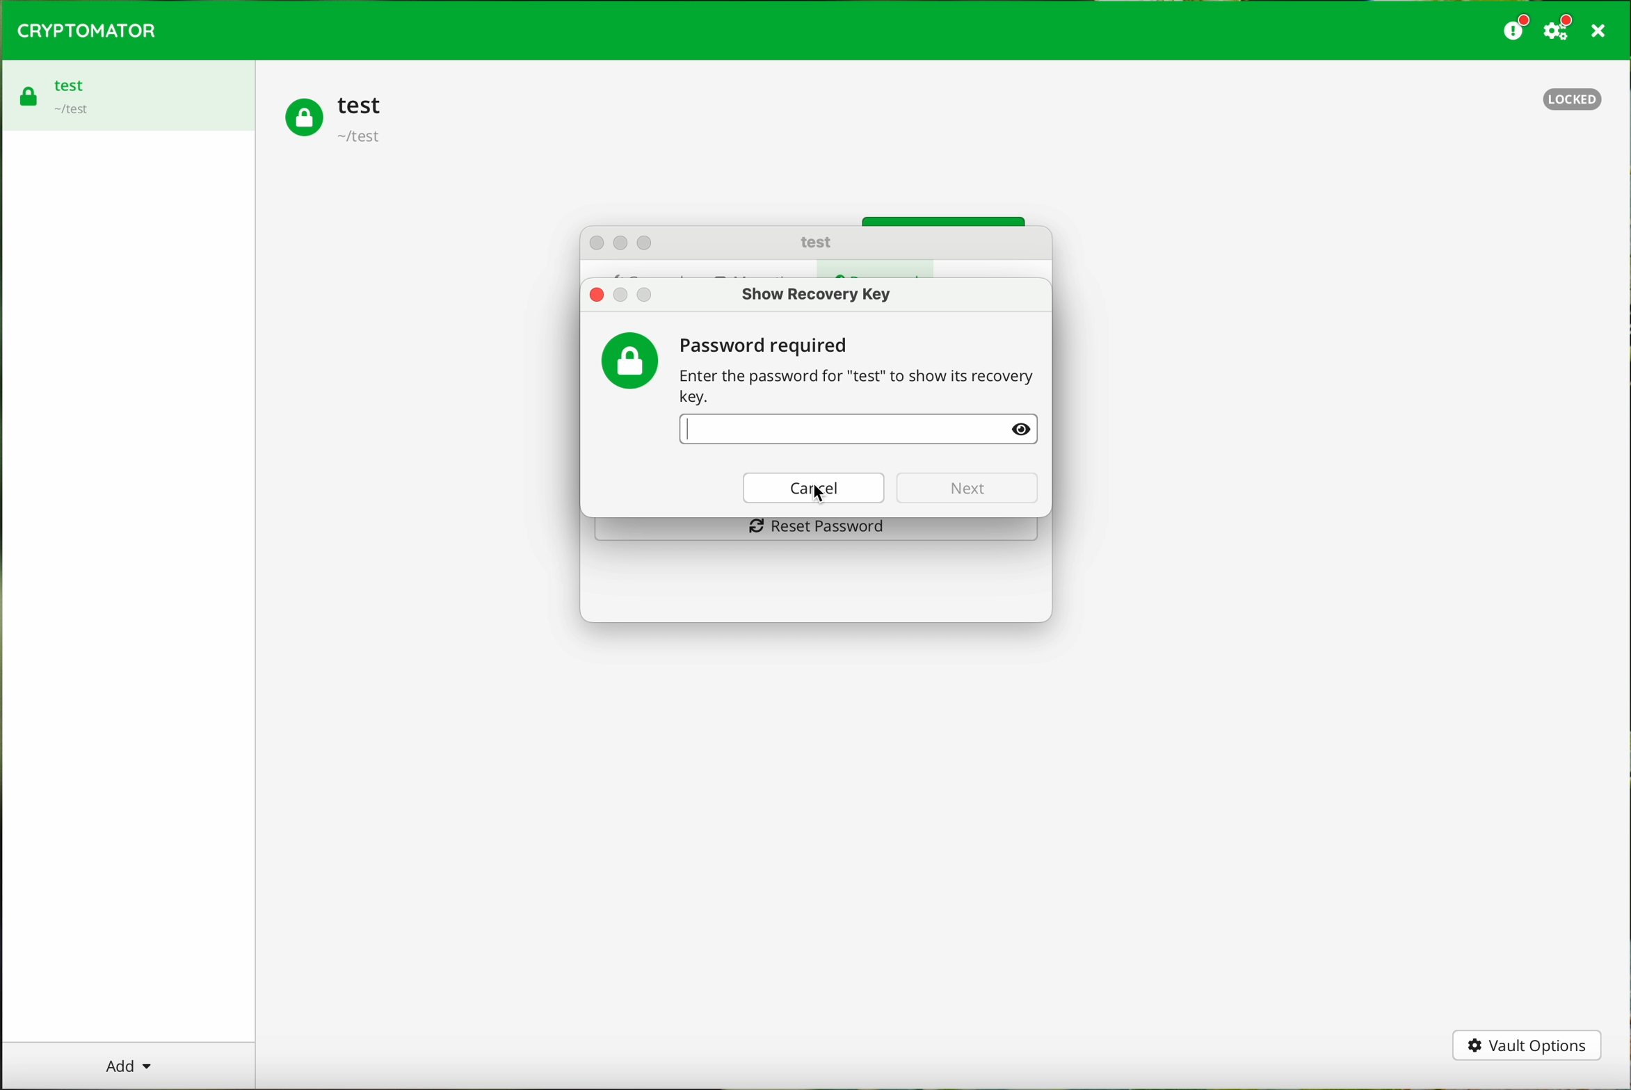  I want to click on password required, so click(858, 371).